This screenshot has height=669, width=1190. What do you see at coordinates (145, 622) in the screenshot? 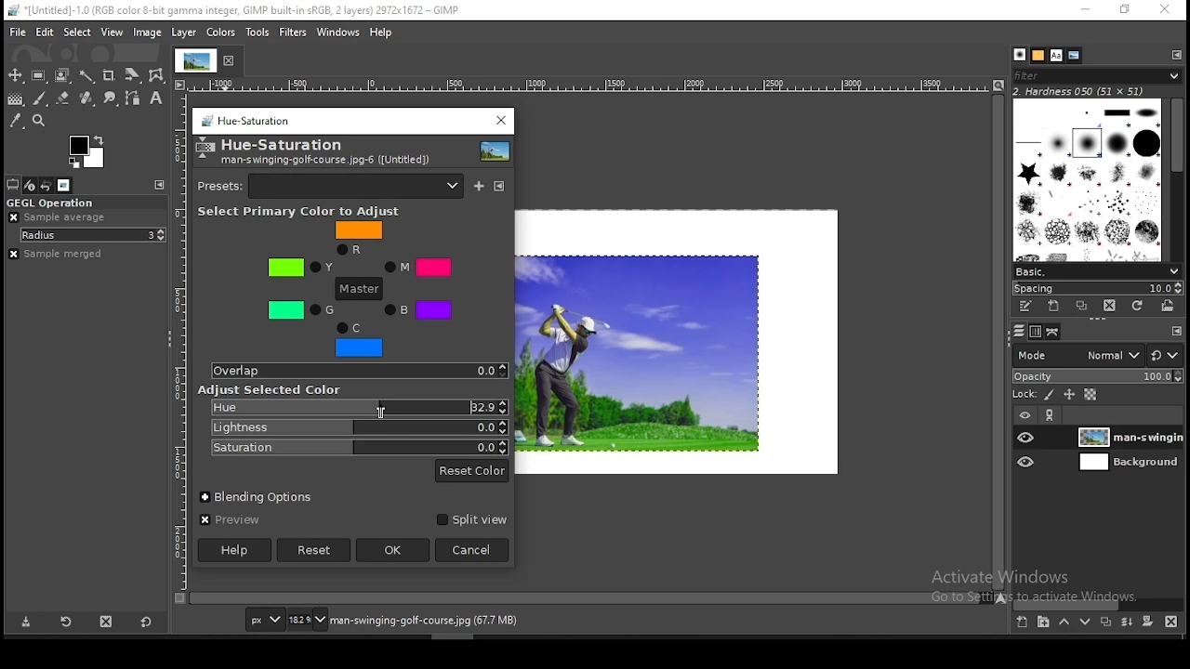
I see `restore to defaults` at bounding box center [145, 622].